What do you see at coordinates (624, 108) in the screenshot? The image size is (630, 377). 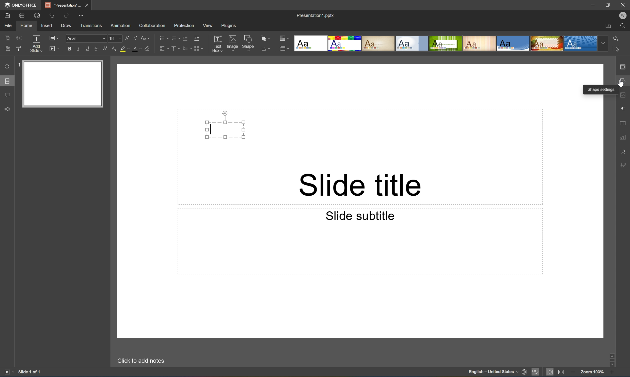 I see `paragraph settings` at bounding box center [624, 108].